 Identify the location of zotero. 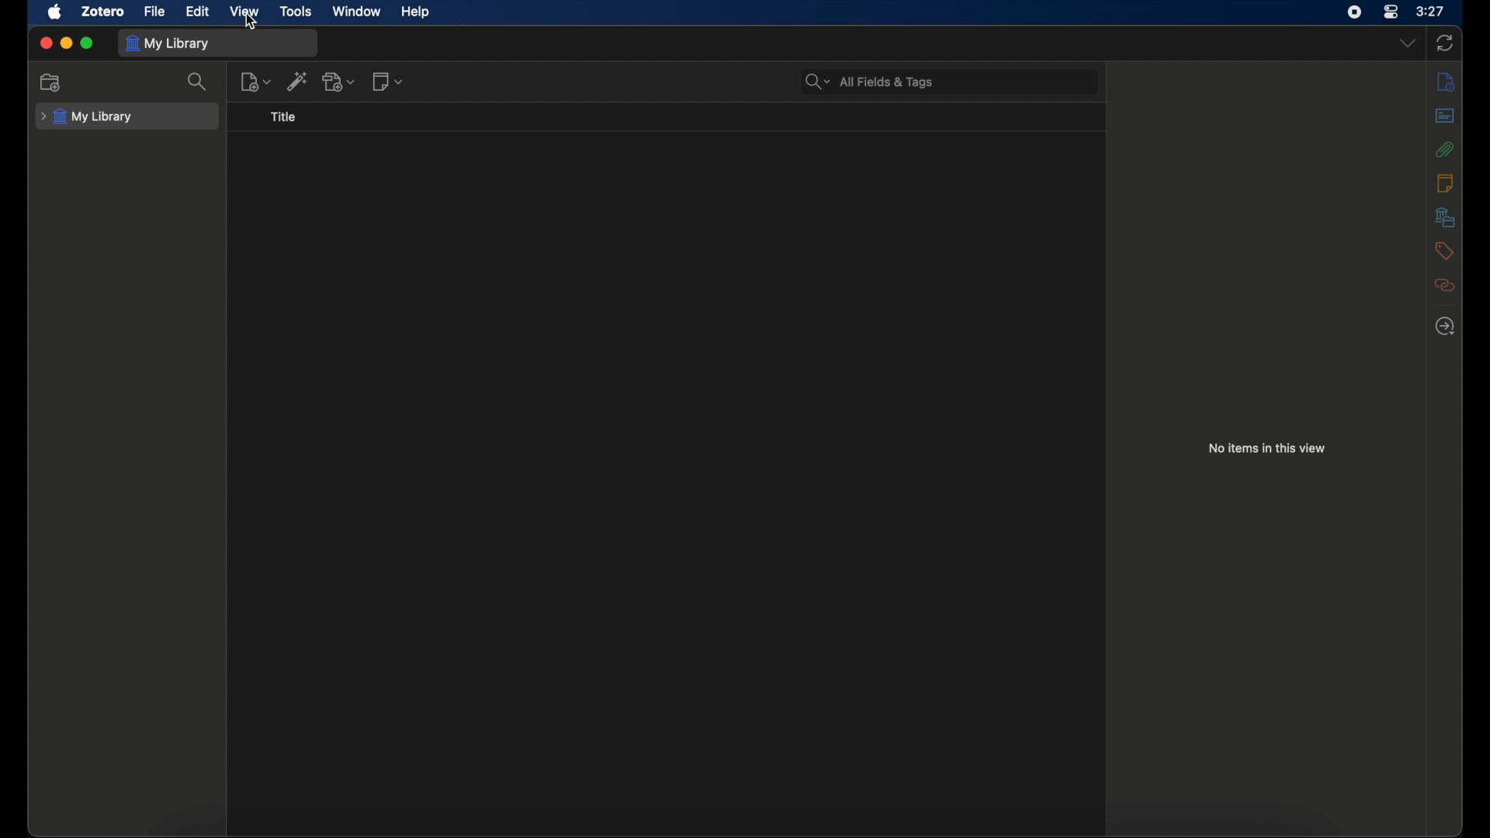
(102, 12).